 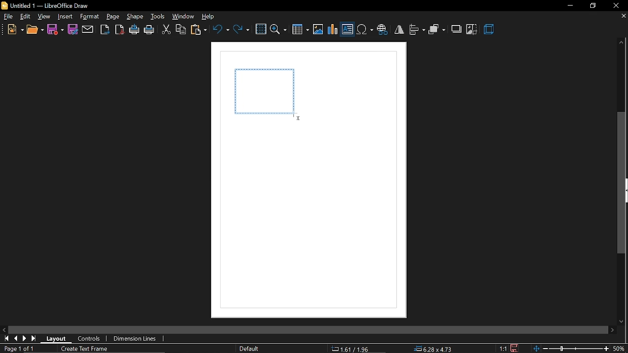 I want to click on align, so click(x=417, y=29).